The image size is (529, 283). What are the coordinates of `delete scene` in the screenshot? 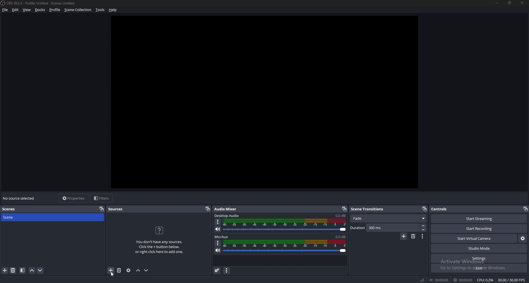 It's located at (13, 270).